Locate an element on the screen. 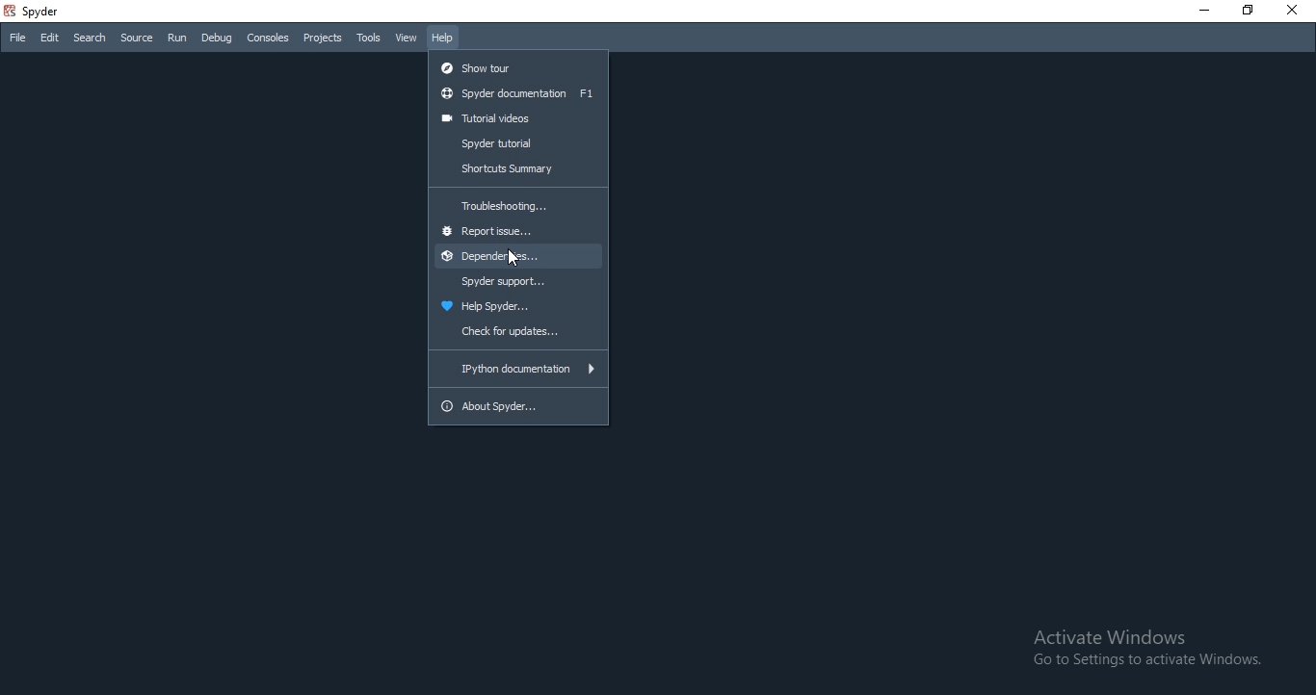 The height and width of the screenshot is (695, 1316). Tools is located at coordinates (369, 38).